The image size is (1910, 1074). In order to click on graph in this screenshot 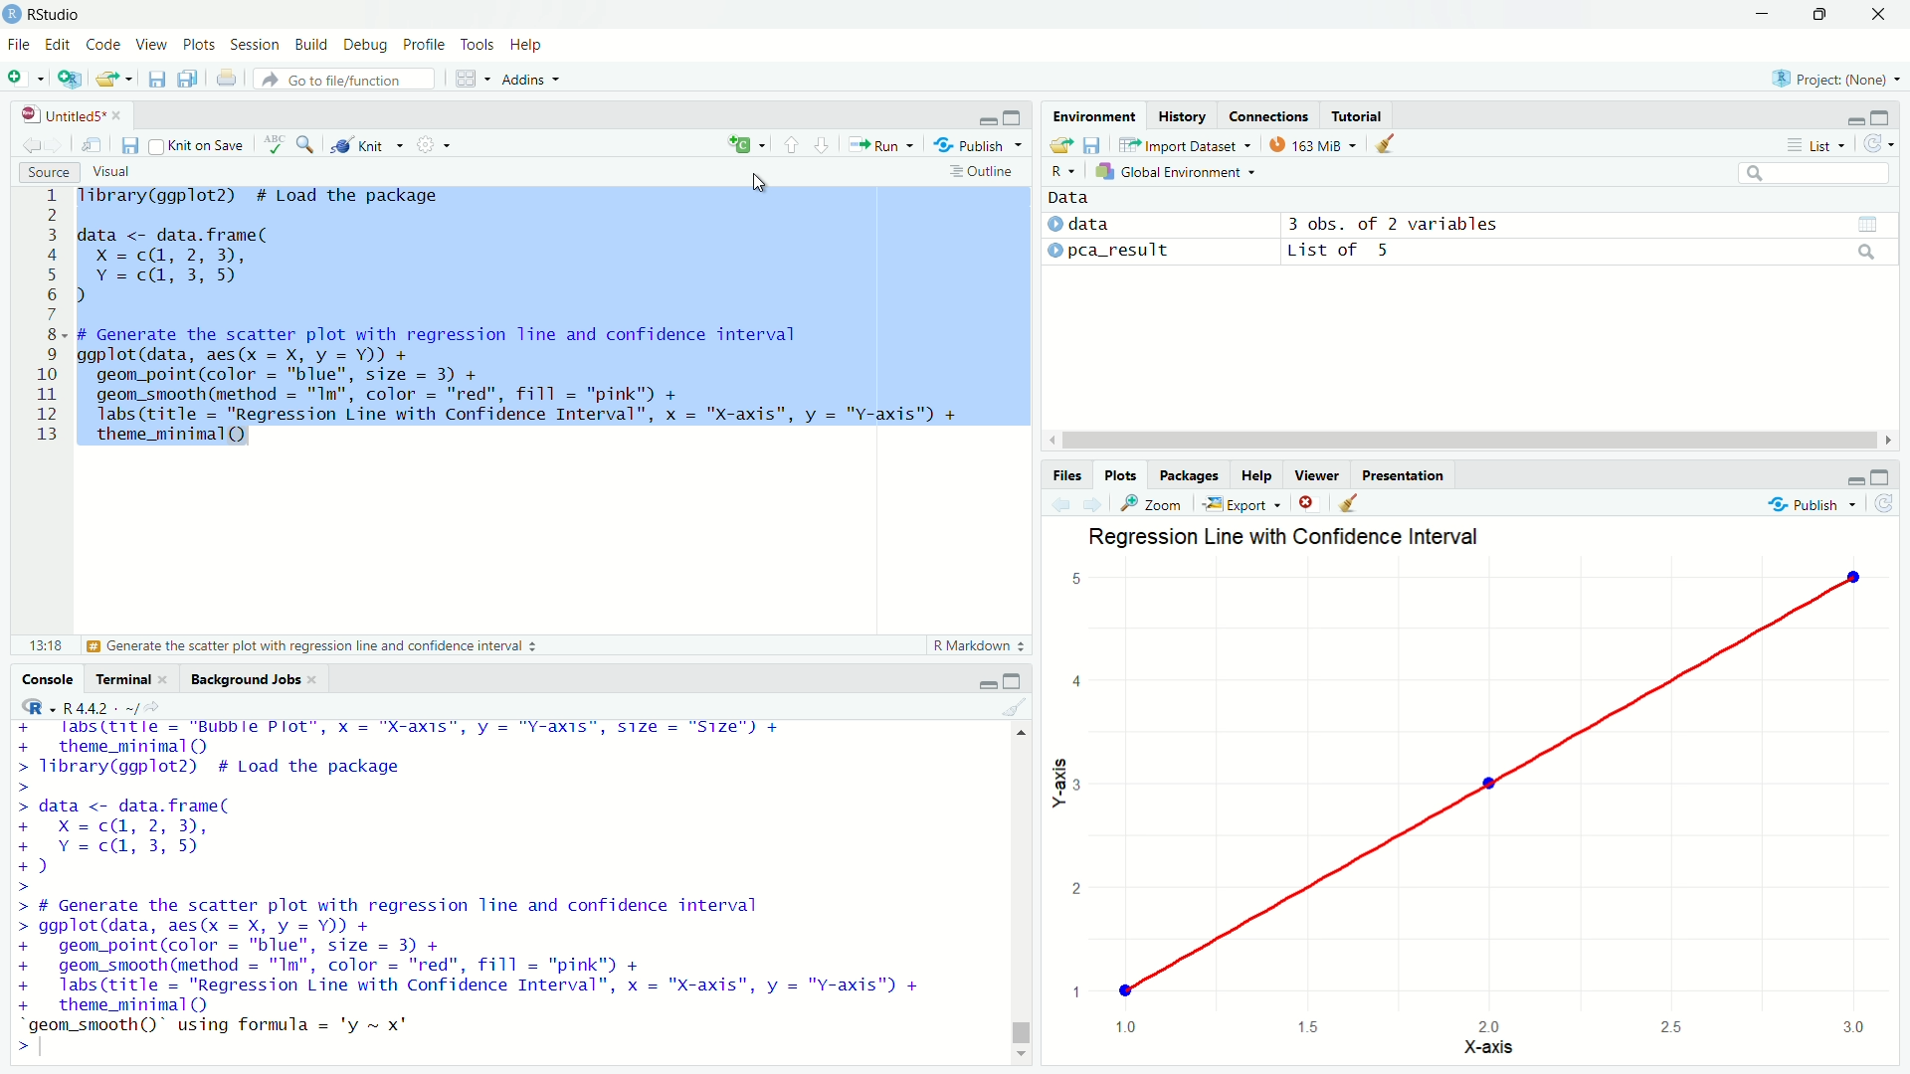, I will do `click(1477, 799)`.